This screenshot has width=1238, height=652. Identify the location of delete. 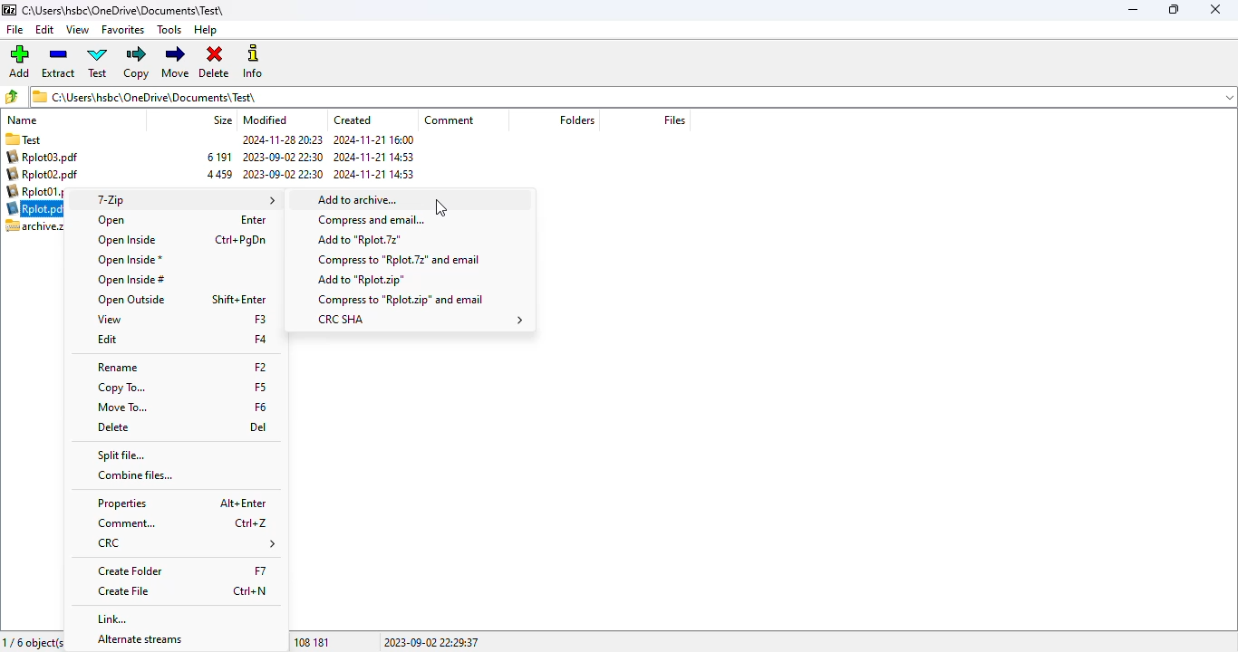
(114, 427).